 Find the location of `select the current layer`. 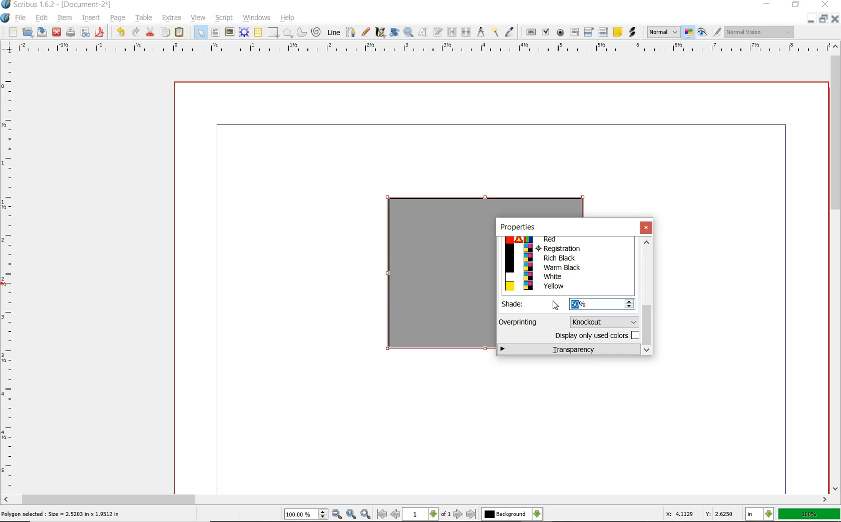

select the current layer is located at coordinates (512, 514).